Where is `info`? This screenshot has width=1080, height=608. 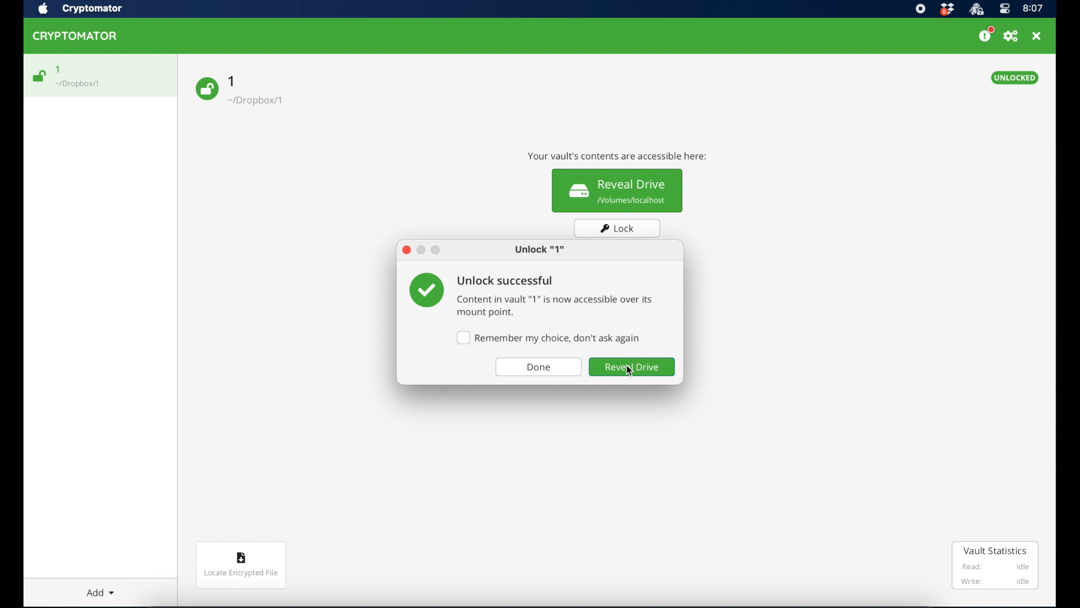
info is located at coordinates (555, 306).